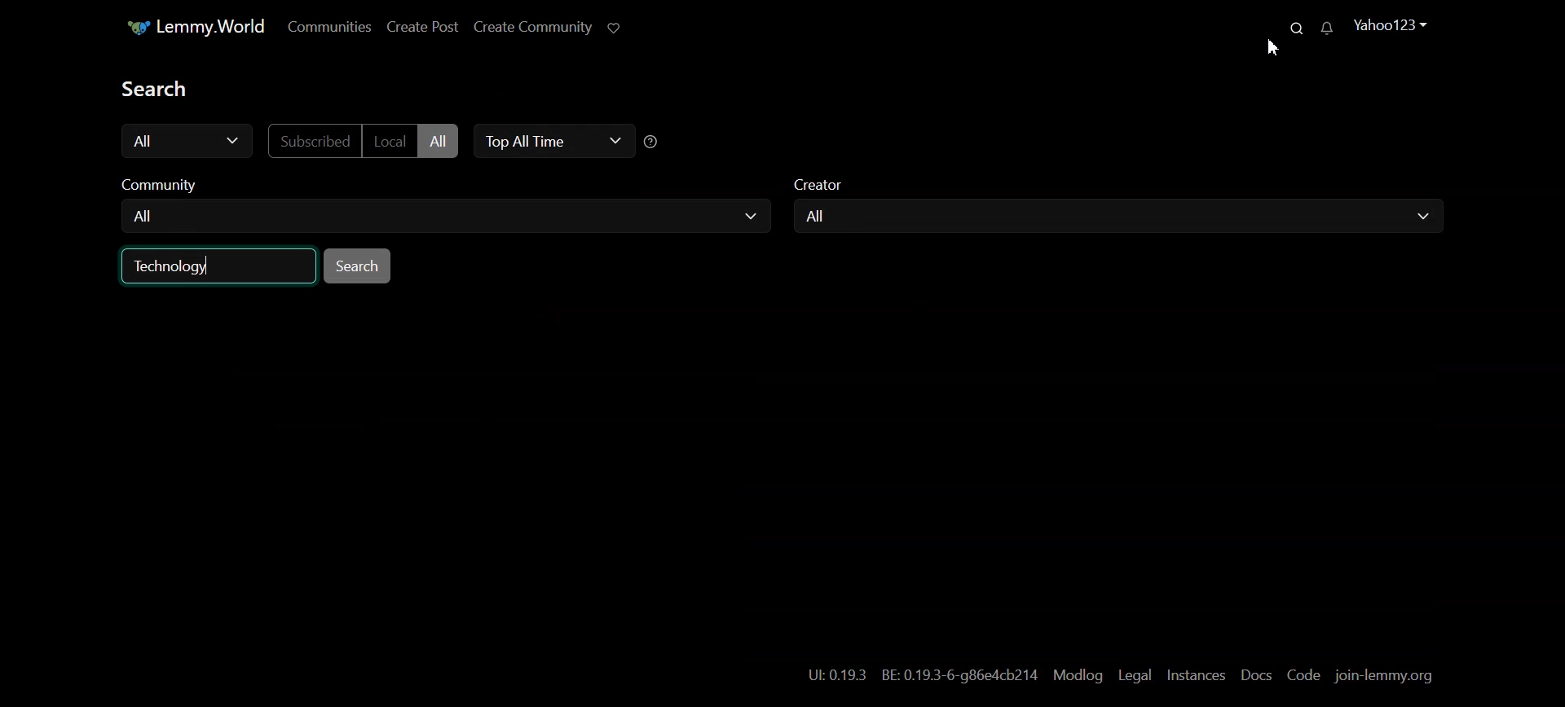 This screenshot has width=1565, height=707. What do you see at coordinates (327, 26) in the screenshot?
I see `Communities` at bounding box center [327, 26].